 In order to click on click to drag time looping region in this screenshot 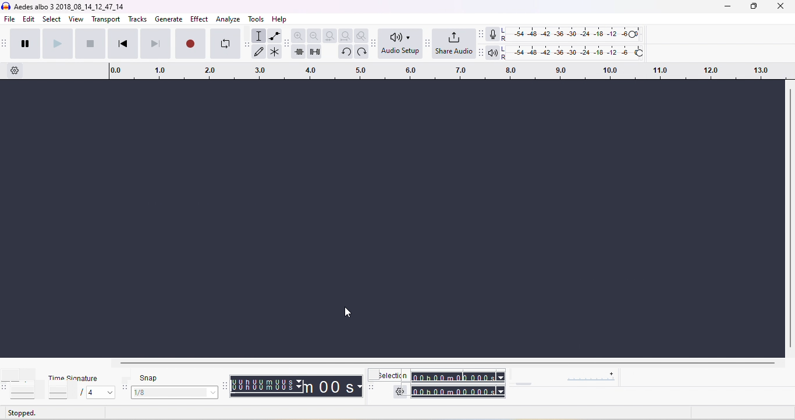, I will do `click(449, 70)`.